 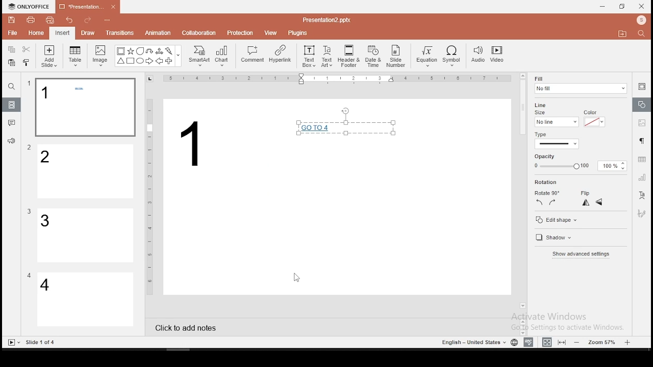 I want to click on , so click(x=150, y=196).